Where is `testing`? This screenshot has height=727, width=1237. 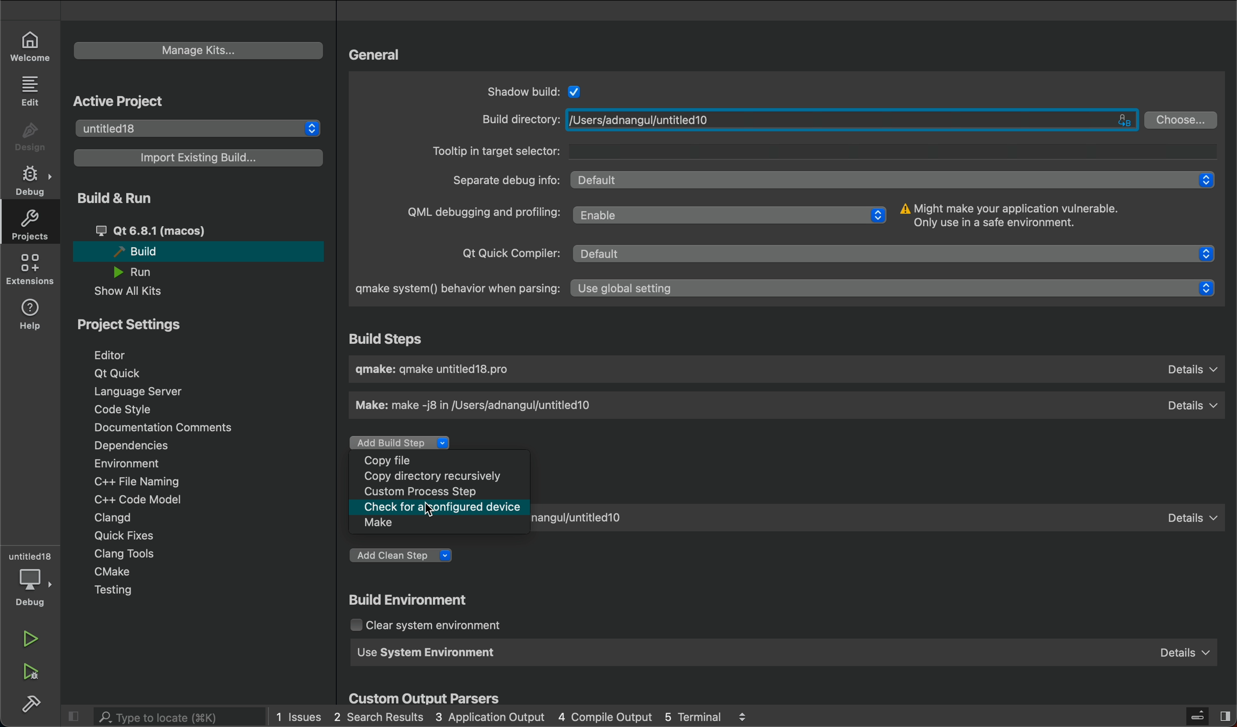
testing is located at coordinates (116, 592).